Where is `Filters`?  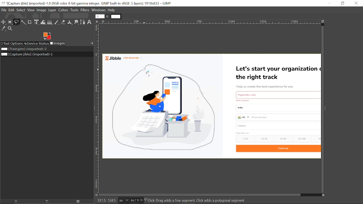
Filters is located at coordinates (85, 10).